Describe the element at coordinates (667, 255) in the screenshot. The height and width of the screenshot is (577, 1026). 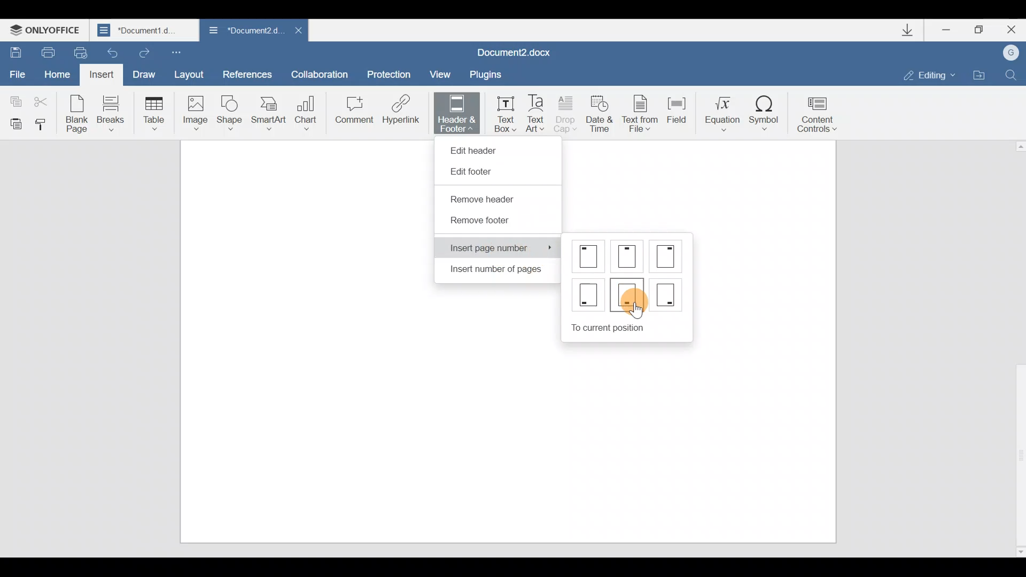
I see `Position 3` at that location.